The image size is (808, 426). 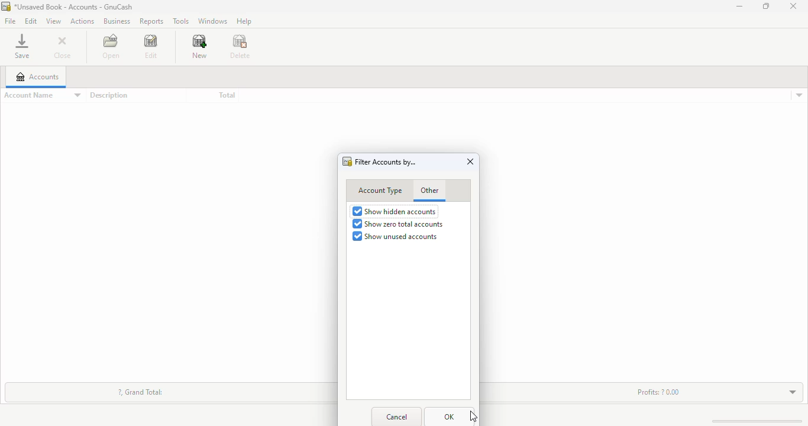 What do you see at coordinates (658, 392) in the screenshot?
I see `Profits: ?0.00` at bounding box center [658, 392].